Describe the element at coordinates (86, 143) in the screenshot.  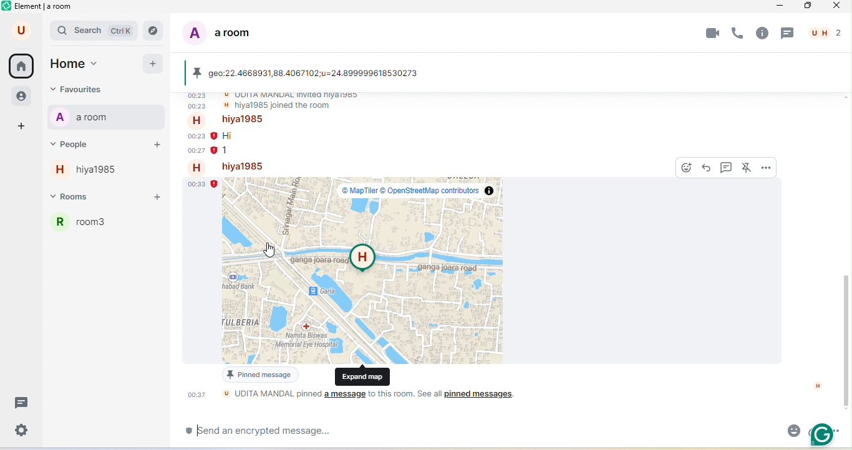
I see `people` at that location.